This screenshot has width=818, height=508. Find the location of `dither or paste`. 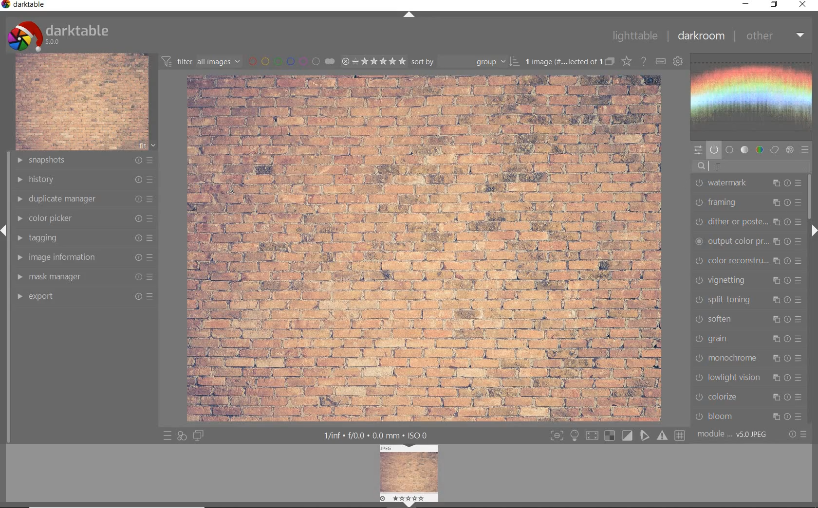

dither or paste is located at coordinates (748, 221).